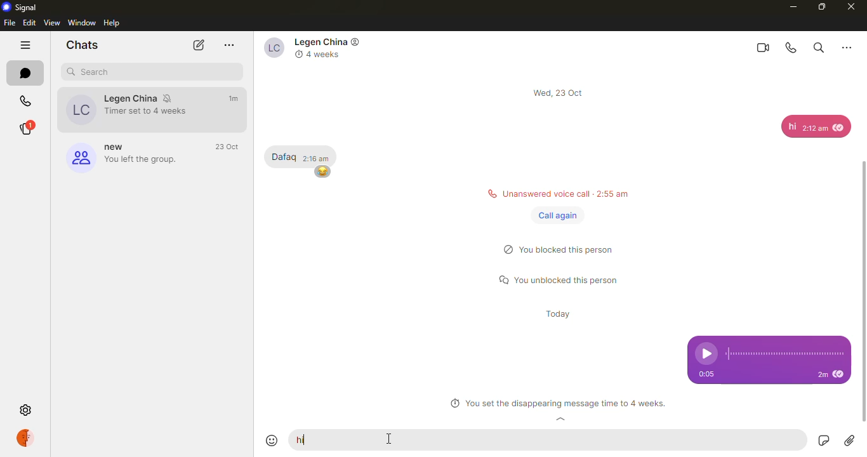 The width and height of the screenshot is (867, 457). What do you see at coordinates (557, 404) in the screenshot?
I see `You set the disappearing message time to 4 weeks.` at bounding box center [557, 404].